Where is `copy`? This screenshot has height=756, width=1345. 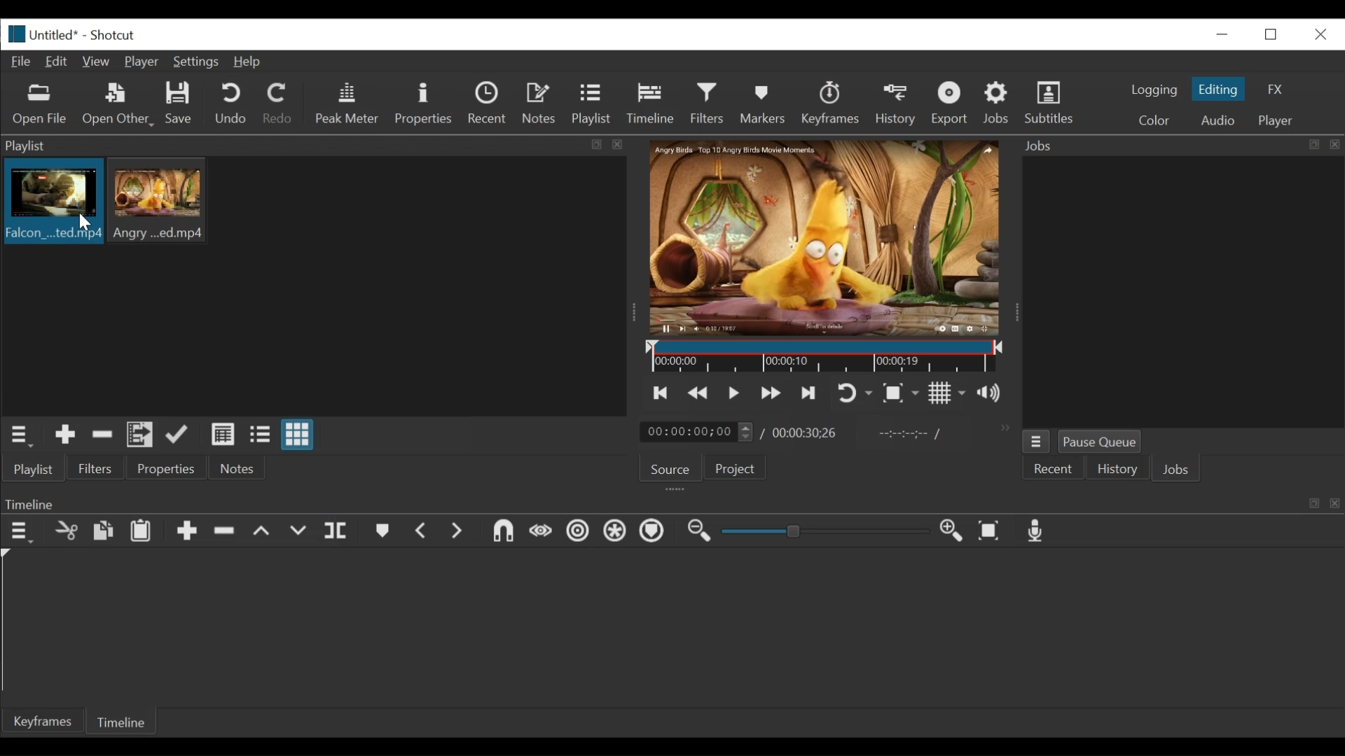 copy is located at coordinates (104, 533).